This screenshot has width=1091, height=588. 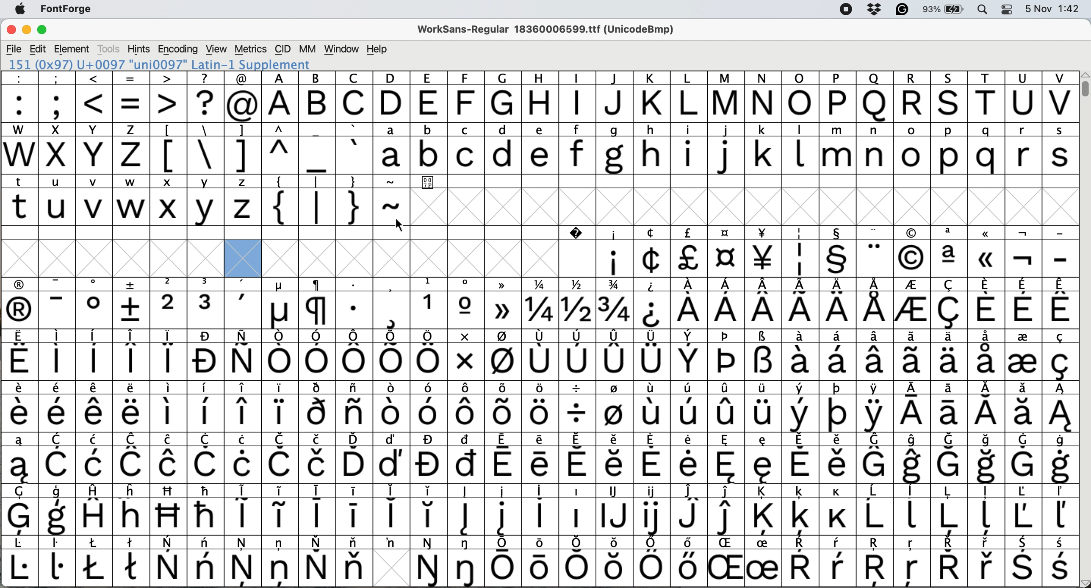 What do you see at coordinates (579, 458) in the screenshot?
I see `symbol` at bounding box center [579, 458].